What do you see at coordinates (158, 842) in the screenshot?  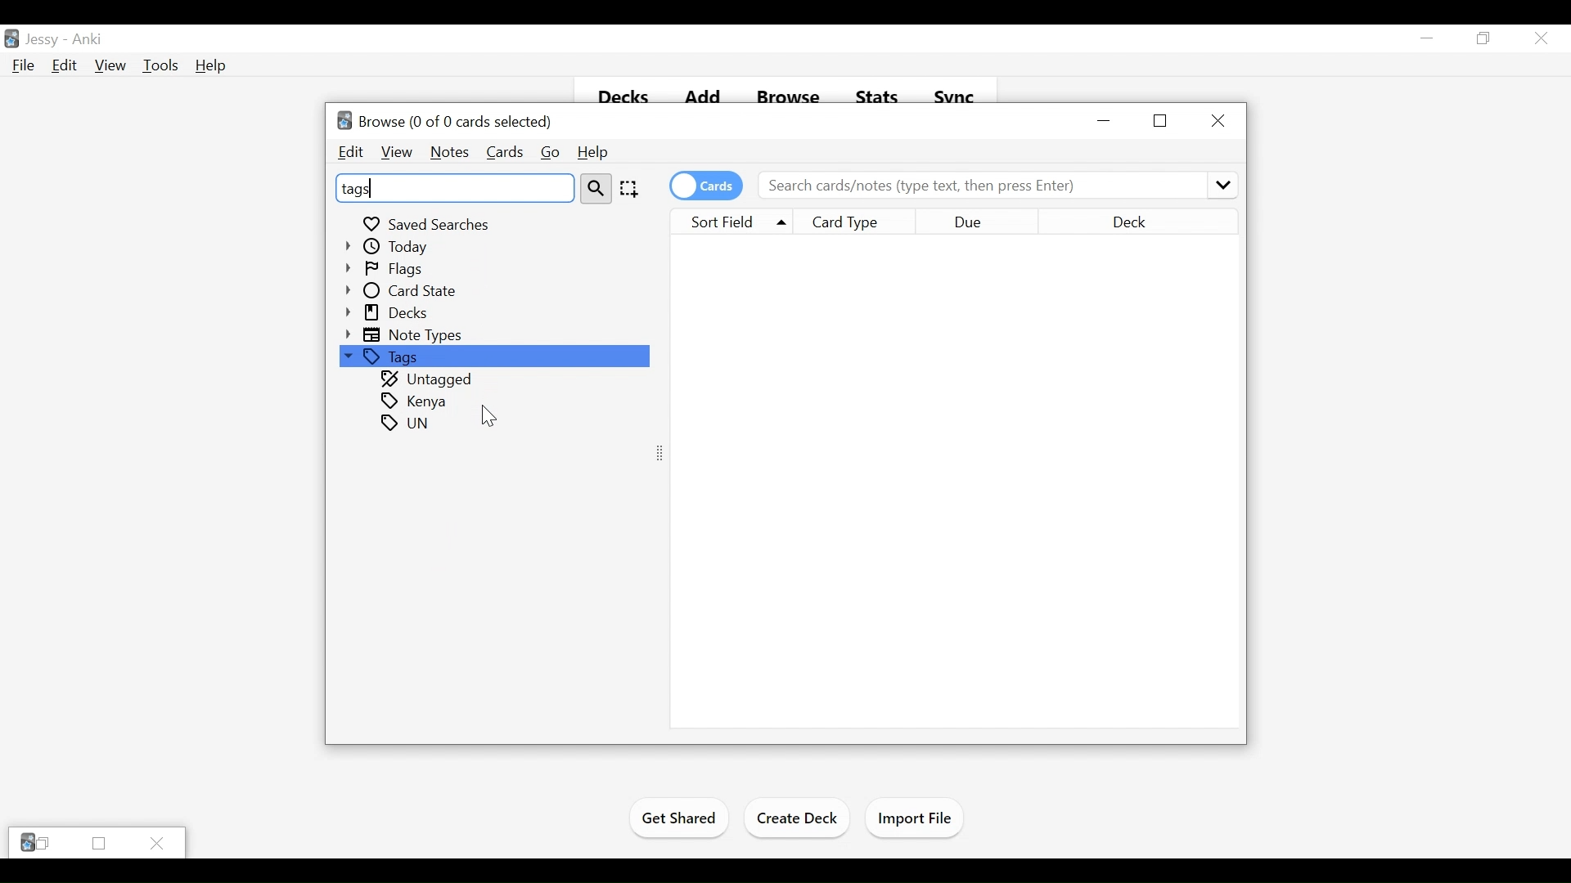 I see `Close` at bounding box center [158, 842].